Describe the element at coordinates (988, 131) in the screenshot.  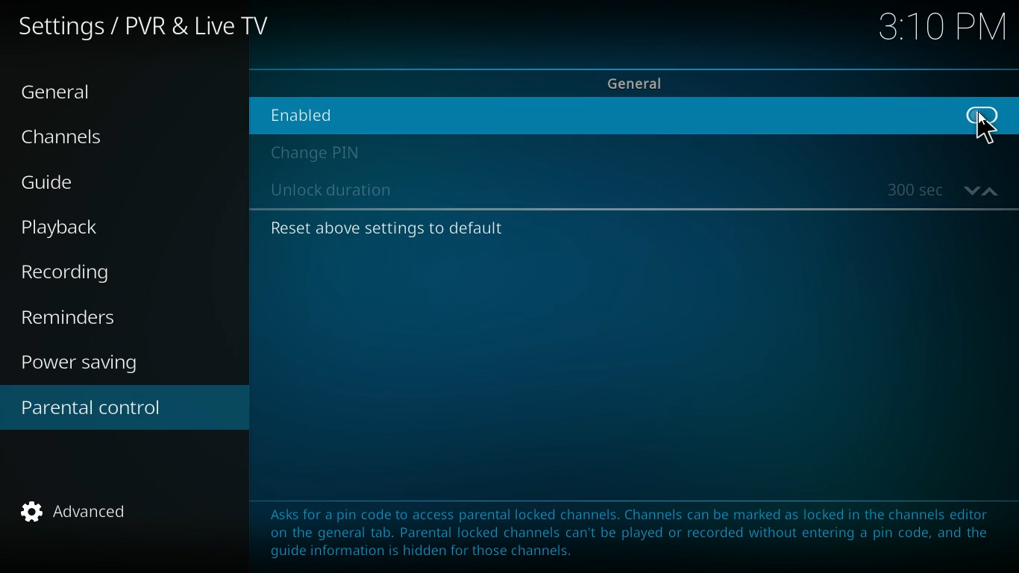
I see `cursor` at that location.